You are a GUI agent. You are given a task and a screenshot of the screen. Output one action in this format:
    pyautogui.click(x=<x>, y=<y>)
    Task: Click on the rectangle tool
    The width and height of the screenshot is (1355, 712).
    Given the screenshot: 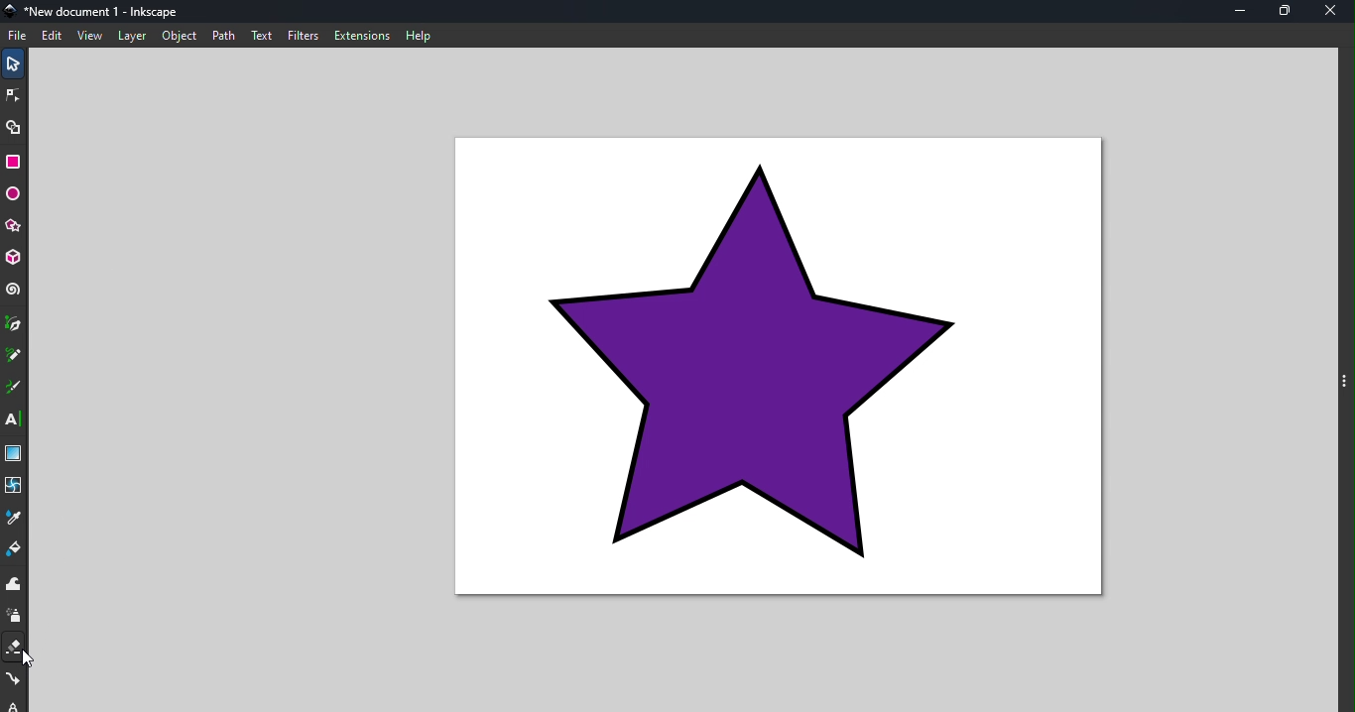 What is the action you would take?
    pyautogui.click(x=14, y=161)
    